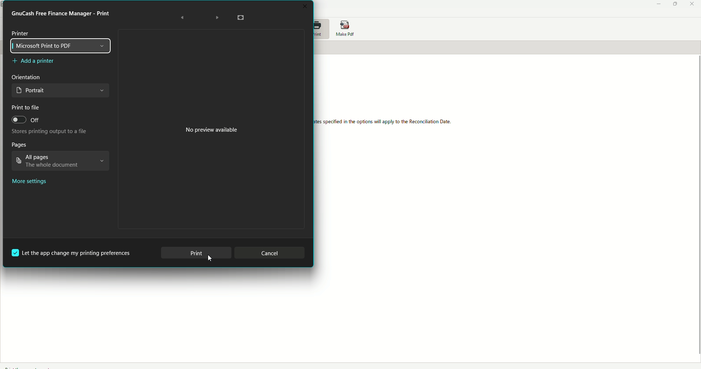 The image size is (701, 369). I want to click on cursor, so click(210, 257).